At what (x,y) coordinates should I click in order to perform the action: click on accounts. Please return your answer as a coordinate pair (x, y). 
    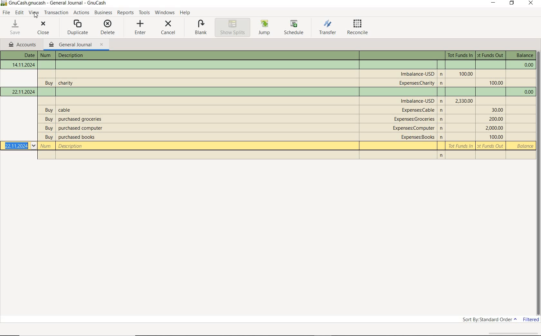
    Looking at the image, I should click on (23, 45).